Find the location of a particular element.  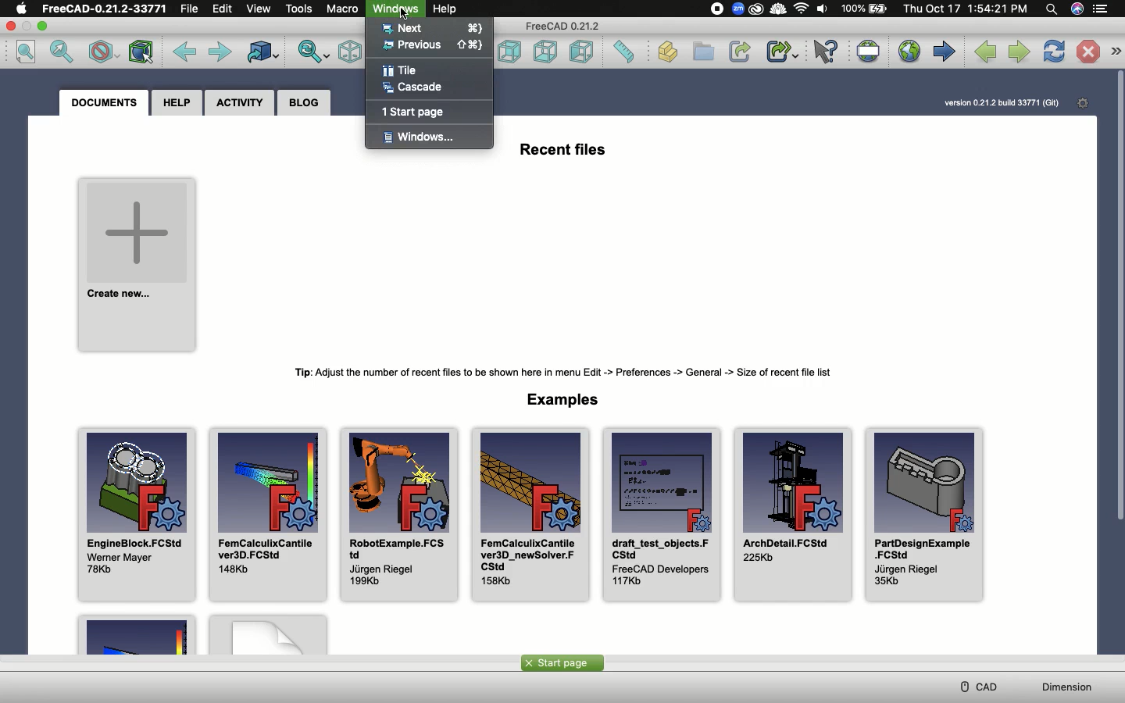

Back is located at coordinates (182, 52).